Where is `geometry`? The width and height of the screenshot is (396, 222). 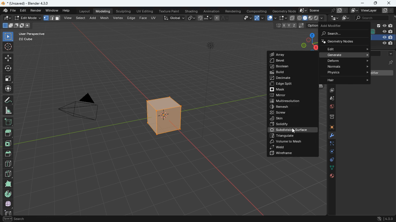 geometry is located at coordinates (342, 41).